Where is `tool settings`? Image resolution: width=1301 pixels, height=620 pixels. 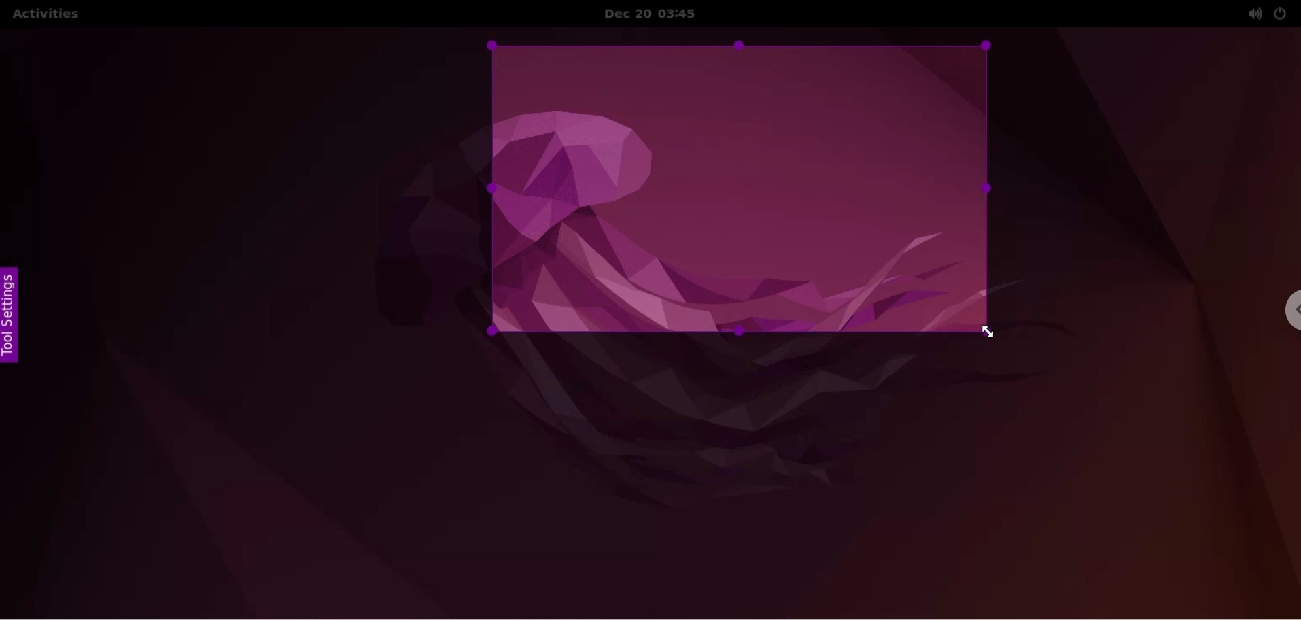
tool settings is located at coordinates (15, 315).